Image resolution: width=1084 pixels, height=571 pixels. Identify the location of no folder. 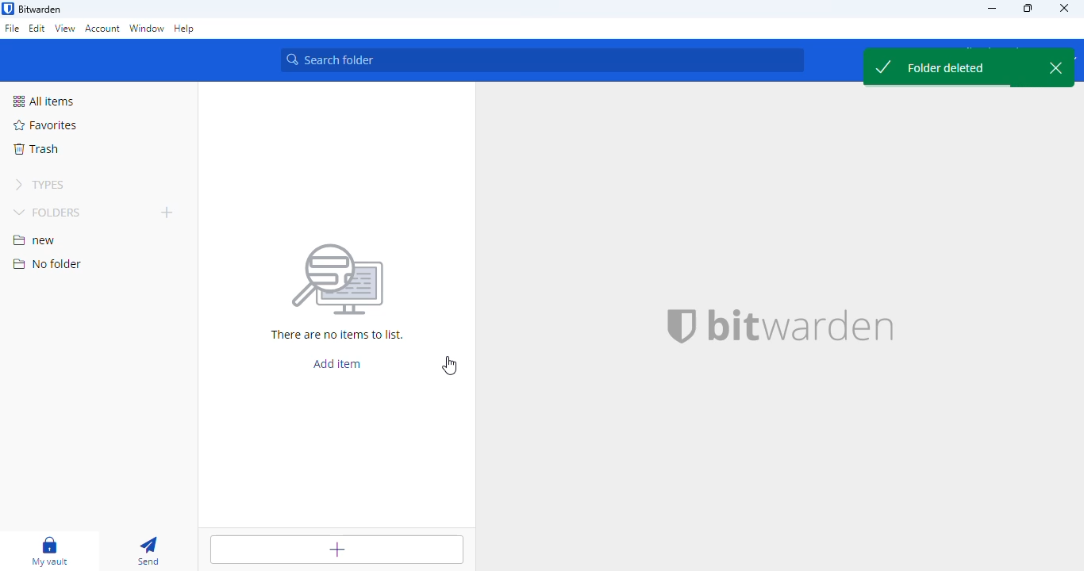
(46, 266).